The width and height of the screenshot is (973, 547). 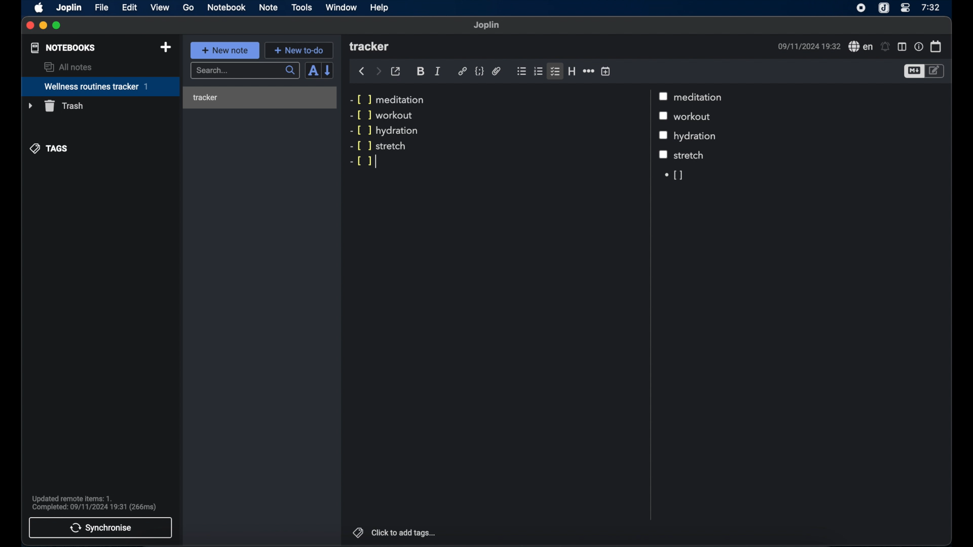 What do you see at coordinates (302, 8) in the screenshot?
I see `tools` at bounding box center [302, 8].